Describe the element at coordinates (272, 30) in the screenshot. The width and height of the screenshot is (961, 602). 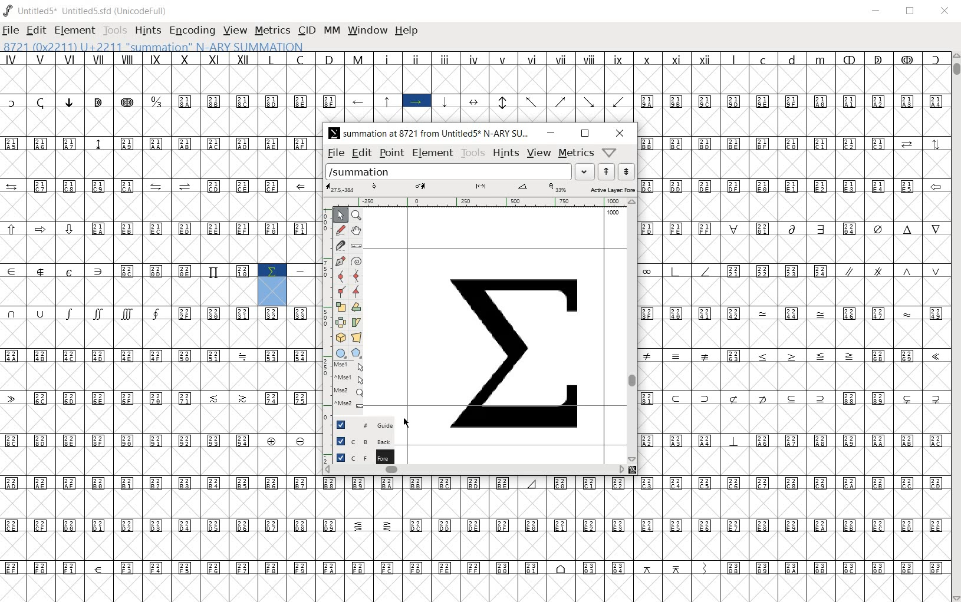
I see `METRICS` at that location.